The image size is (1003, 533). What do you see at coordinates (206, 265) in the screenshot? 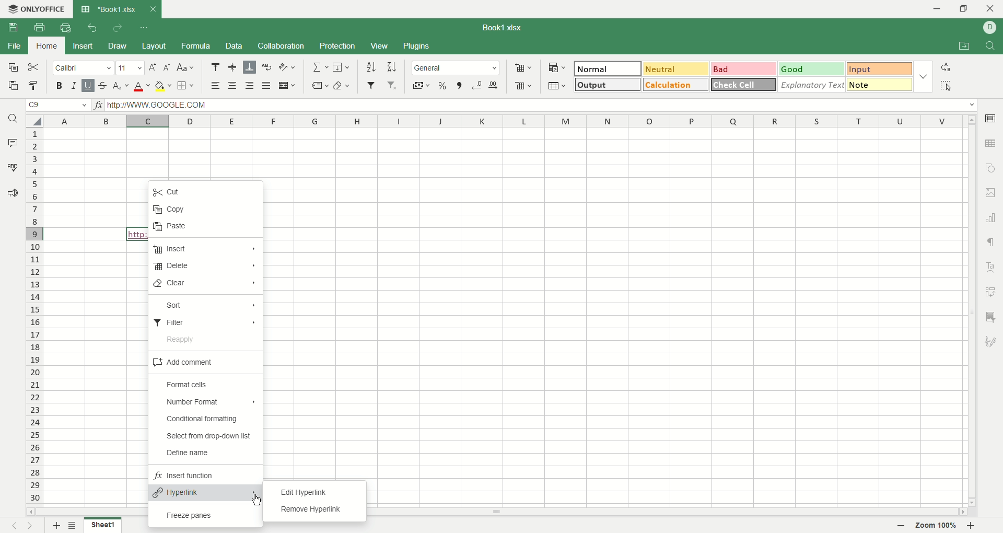
I see `delete` at bounding box center [206, 265].